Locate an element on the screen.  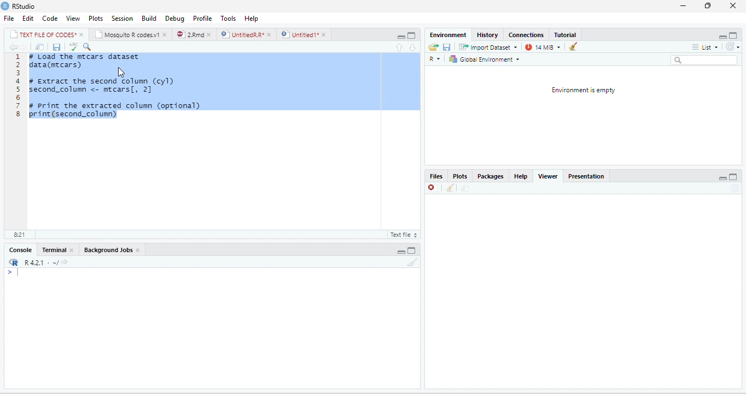
6 is located at coordinates (18, 97).